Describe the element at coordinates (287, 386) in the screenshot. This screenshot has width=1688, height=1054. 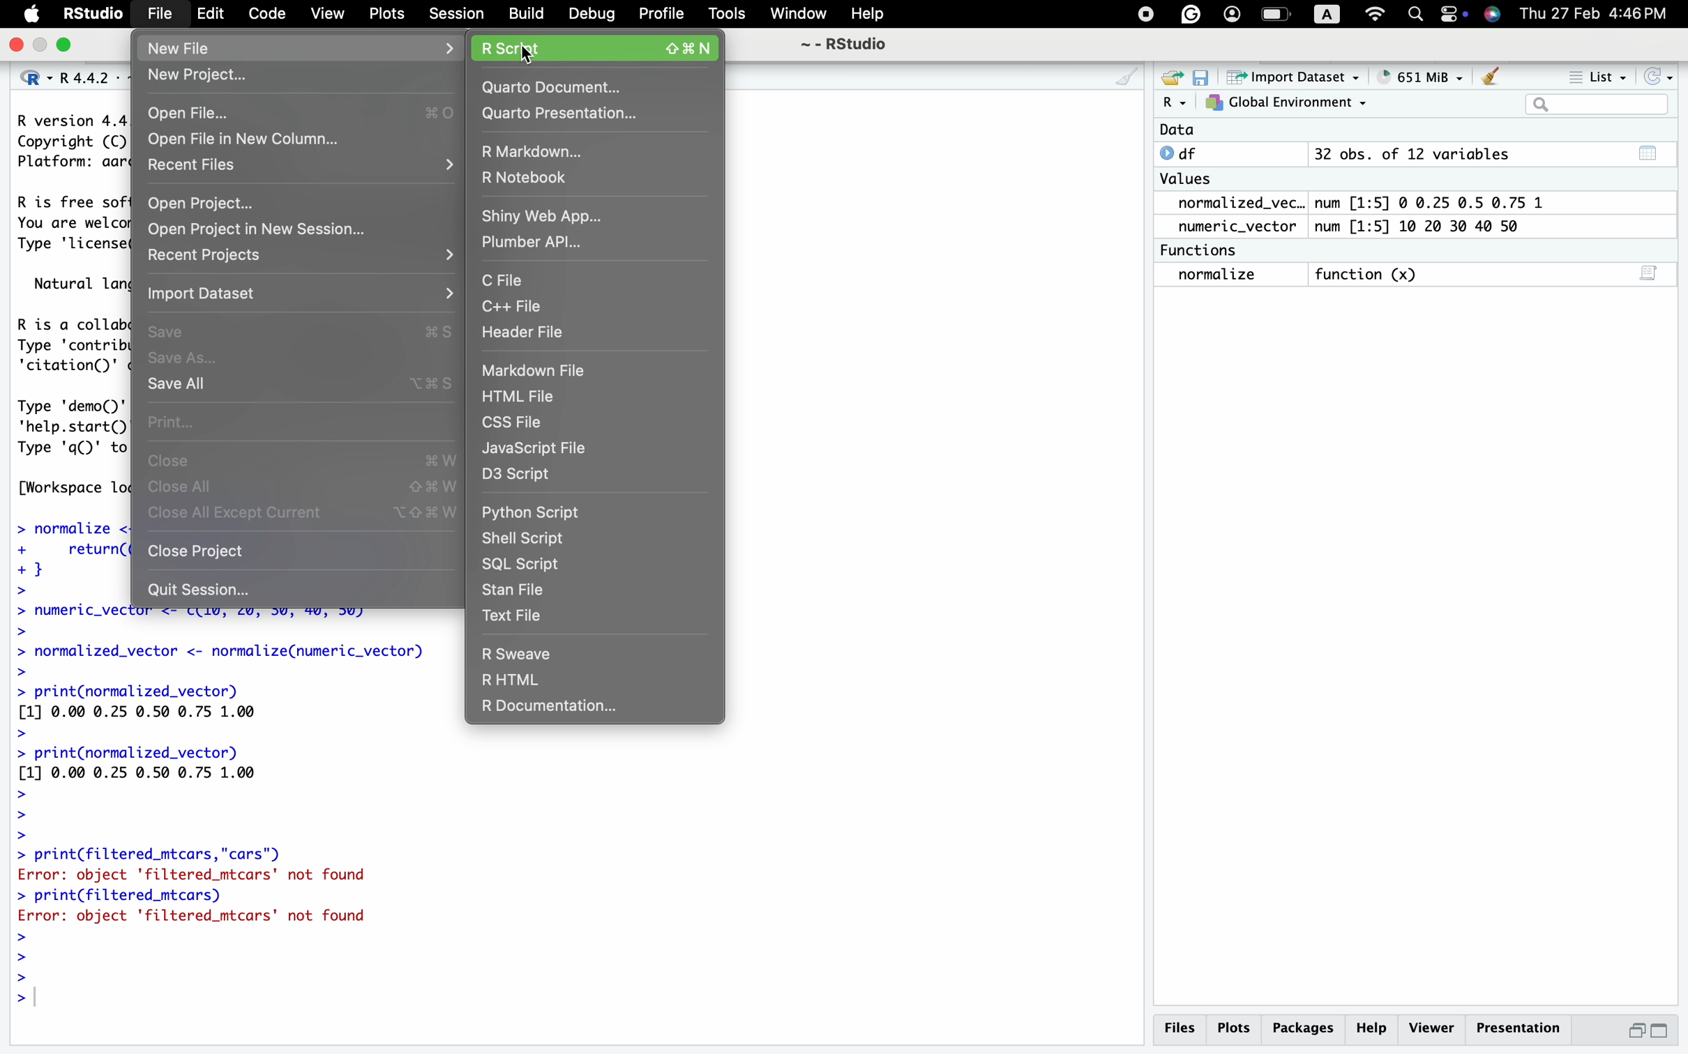
I see `Save All` at that location.